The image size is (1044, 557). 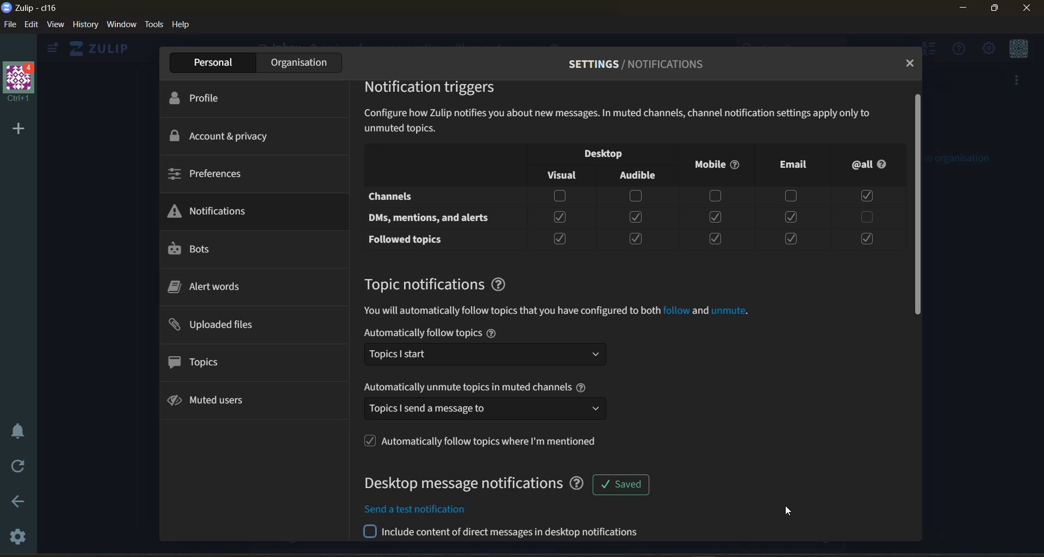 I want to click on send meesage dropdown, so click(x=487, y=410).